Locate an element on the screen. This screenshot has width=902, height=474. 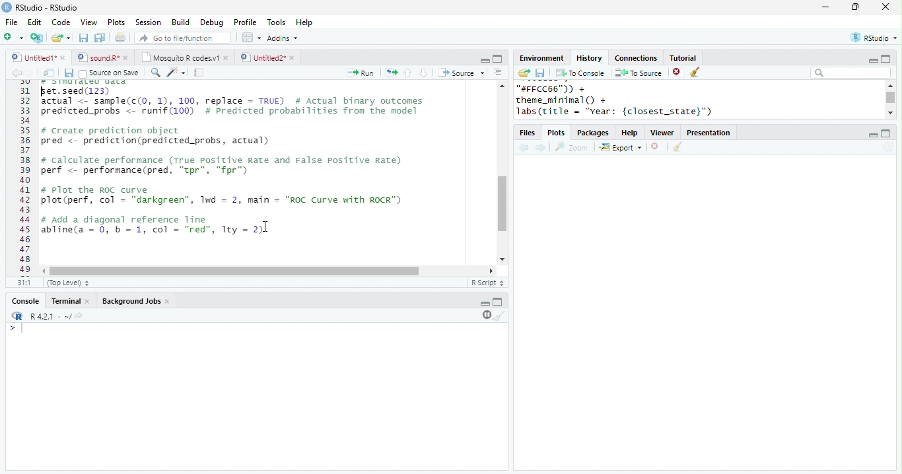
minimize is located at coordinates (825, 7).